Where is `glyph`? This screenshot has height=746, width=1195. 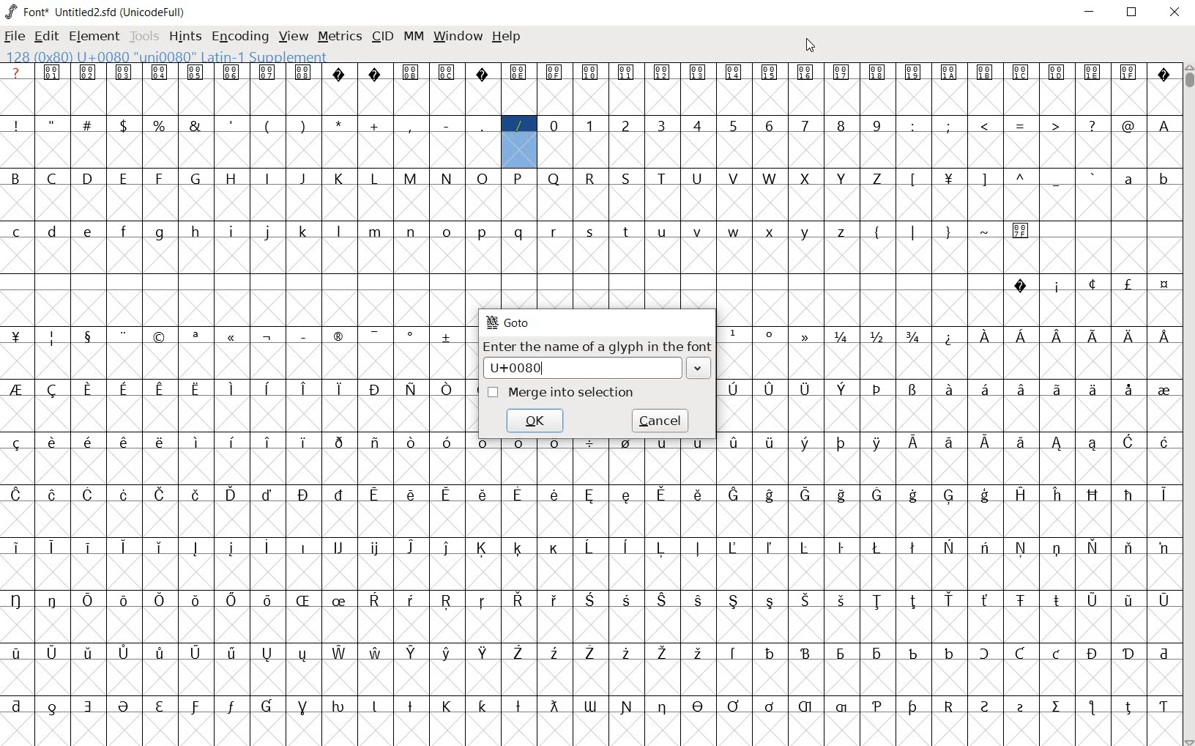 glyph is located at coordinates (732, 547).